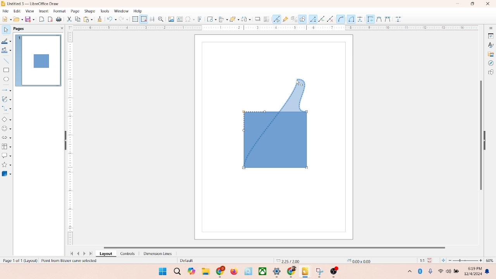  I want to click on window, so click(121, 11).